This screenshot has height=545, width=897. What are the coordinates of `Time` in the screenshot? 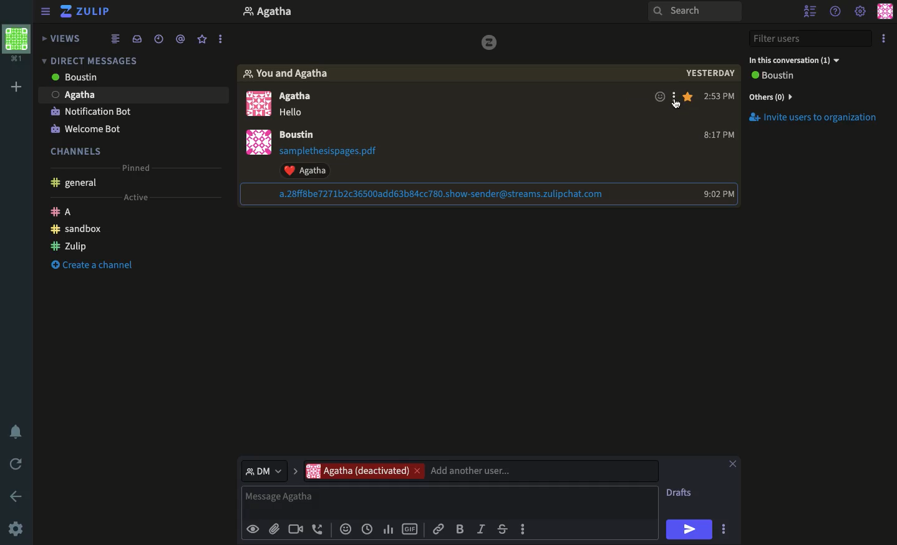 It's located at (721, 144).